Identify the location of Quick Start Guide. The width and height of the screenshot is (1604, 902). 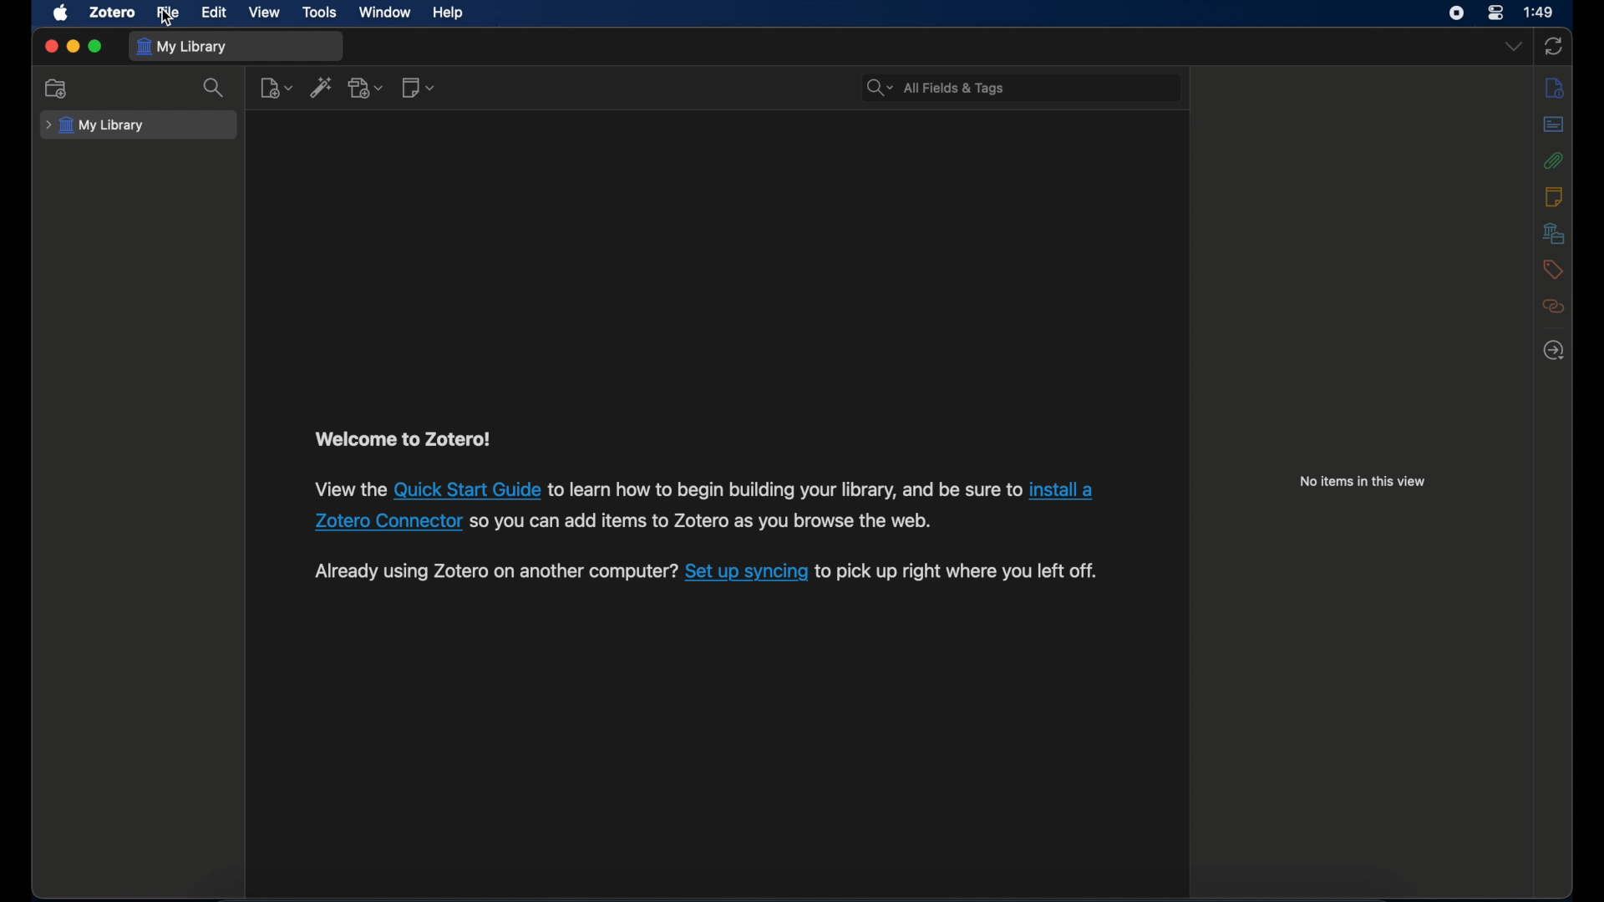
(465, 489).